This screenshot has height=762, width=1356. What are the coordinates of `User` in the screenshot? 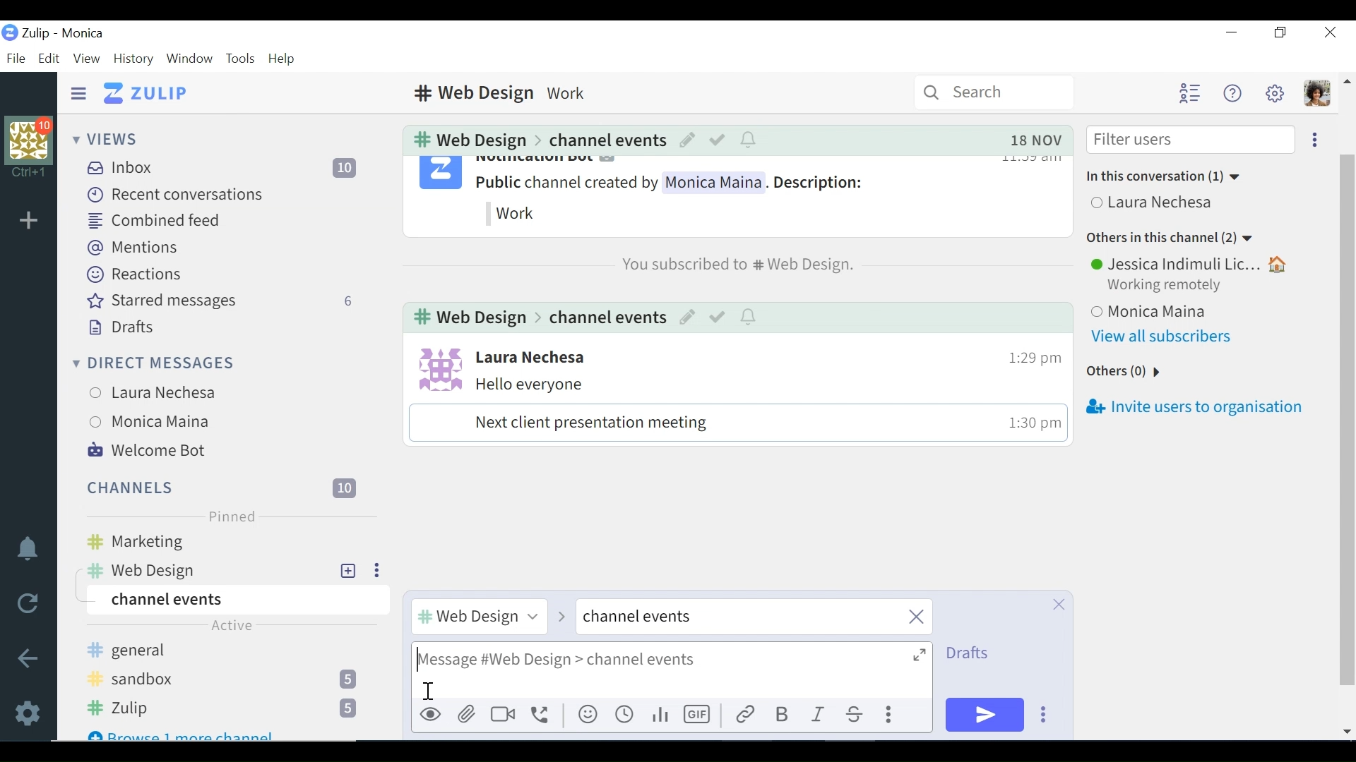 It's located at (1191, 263).